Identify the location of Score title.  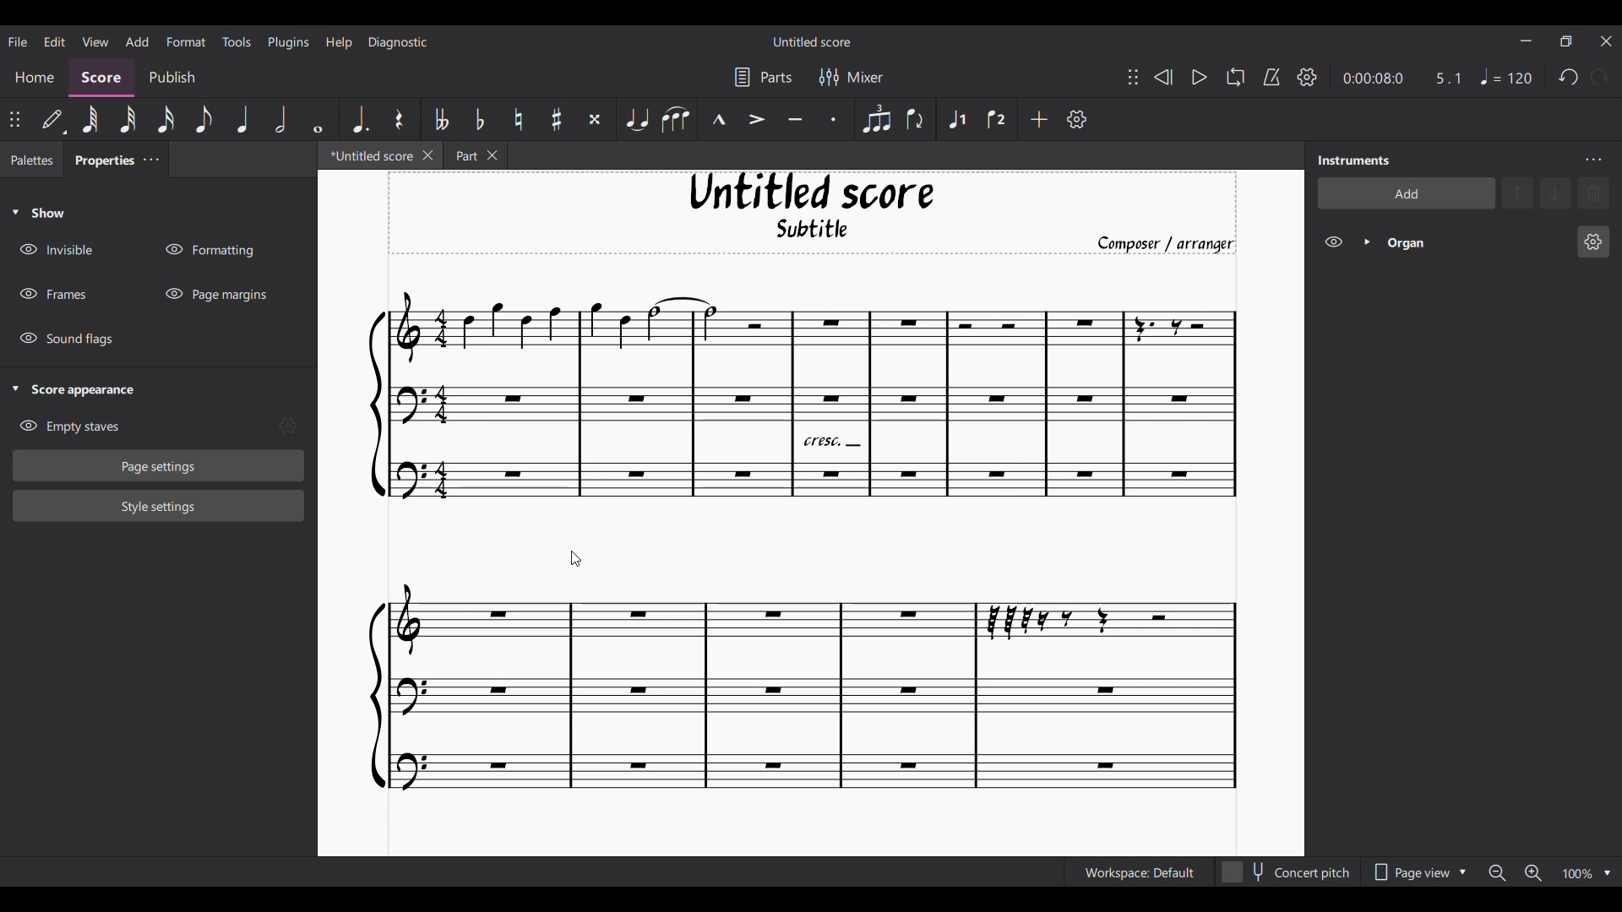
(811, 41).